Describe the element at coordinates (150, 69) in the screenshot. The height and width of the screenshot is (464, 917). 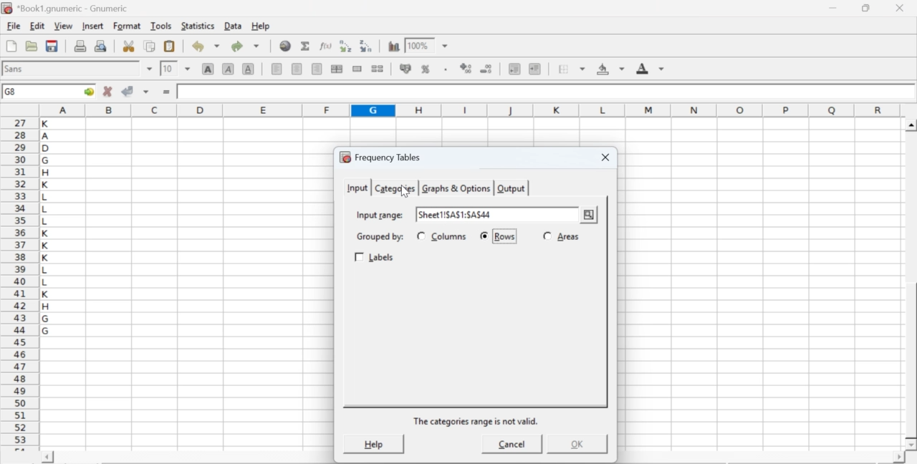
I see `drop down` at that location.